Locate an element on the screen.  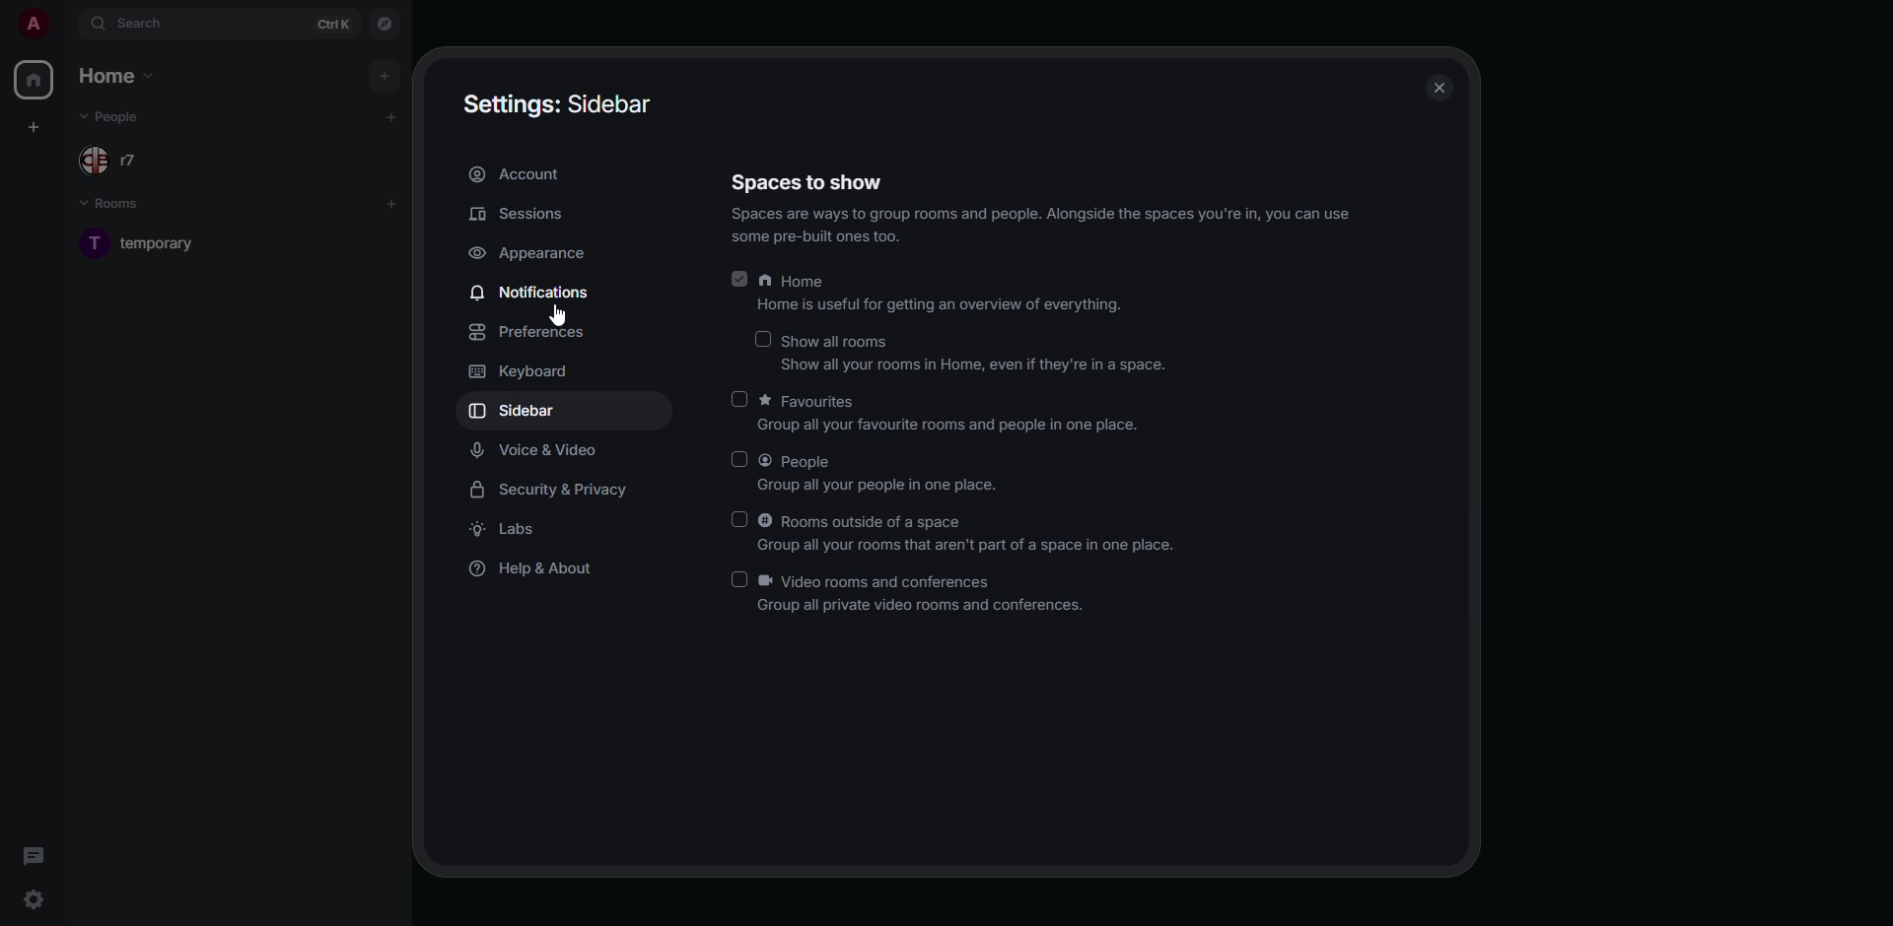
sessions is located at coordinates (525, 214).